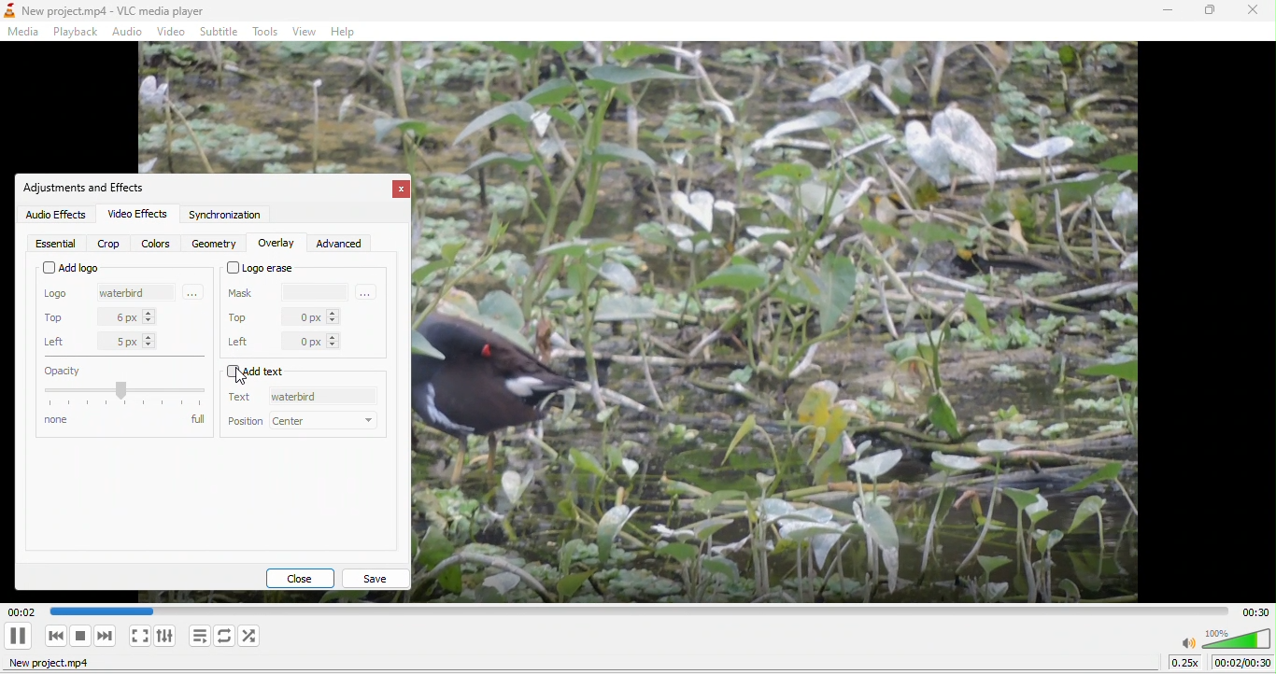 This screenshot has width=1276, height=674. I want to click on maximize, so click(1205, 13).